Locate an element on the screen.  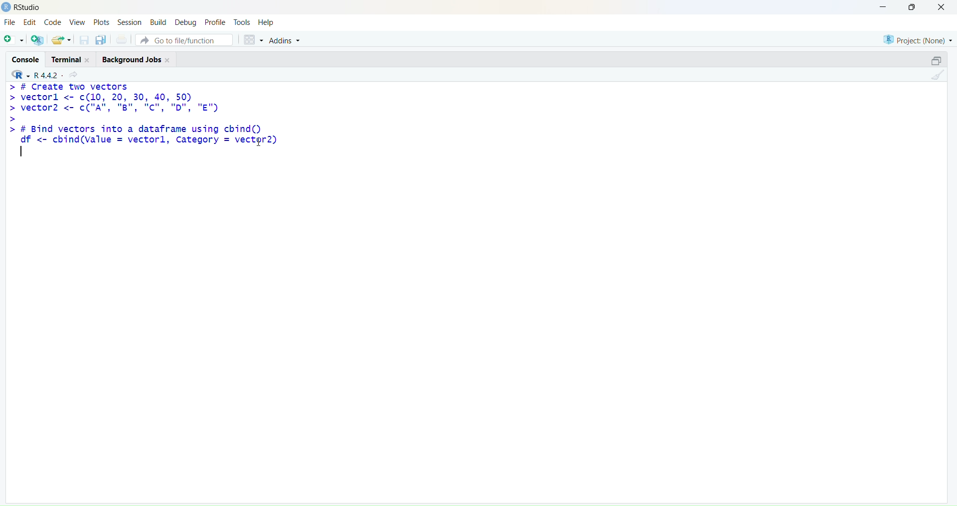
Addins is located at coordinates (284, 40).